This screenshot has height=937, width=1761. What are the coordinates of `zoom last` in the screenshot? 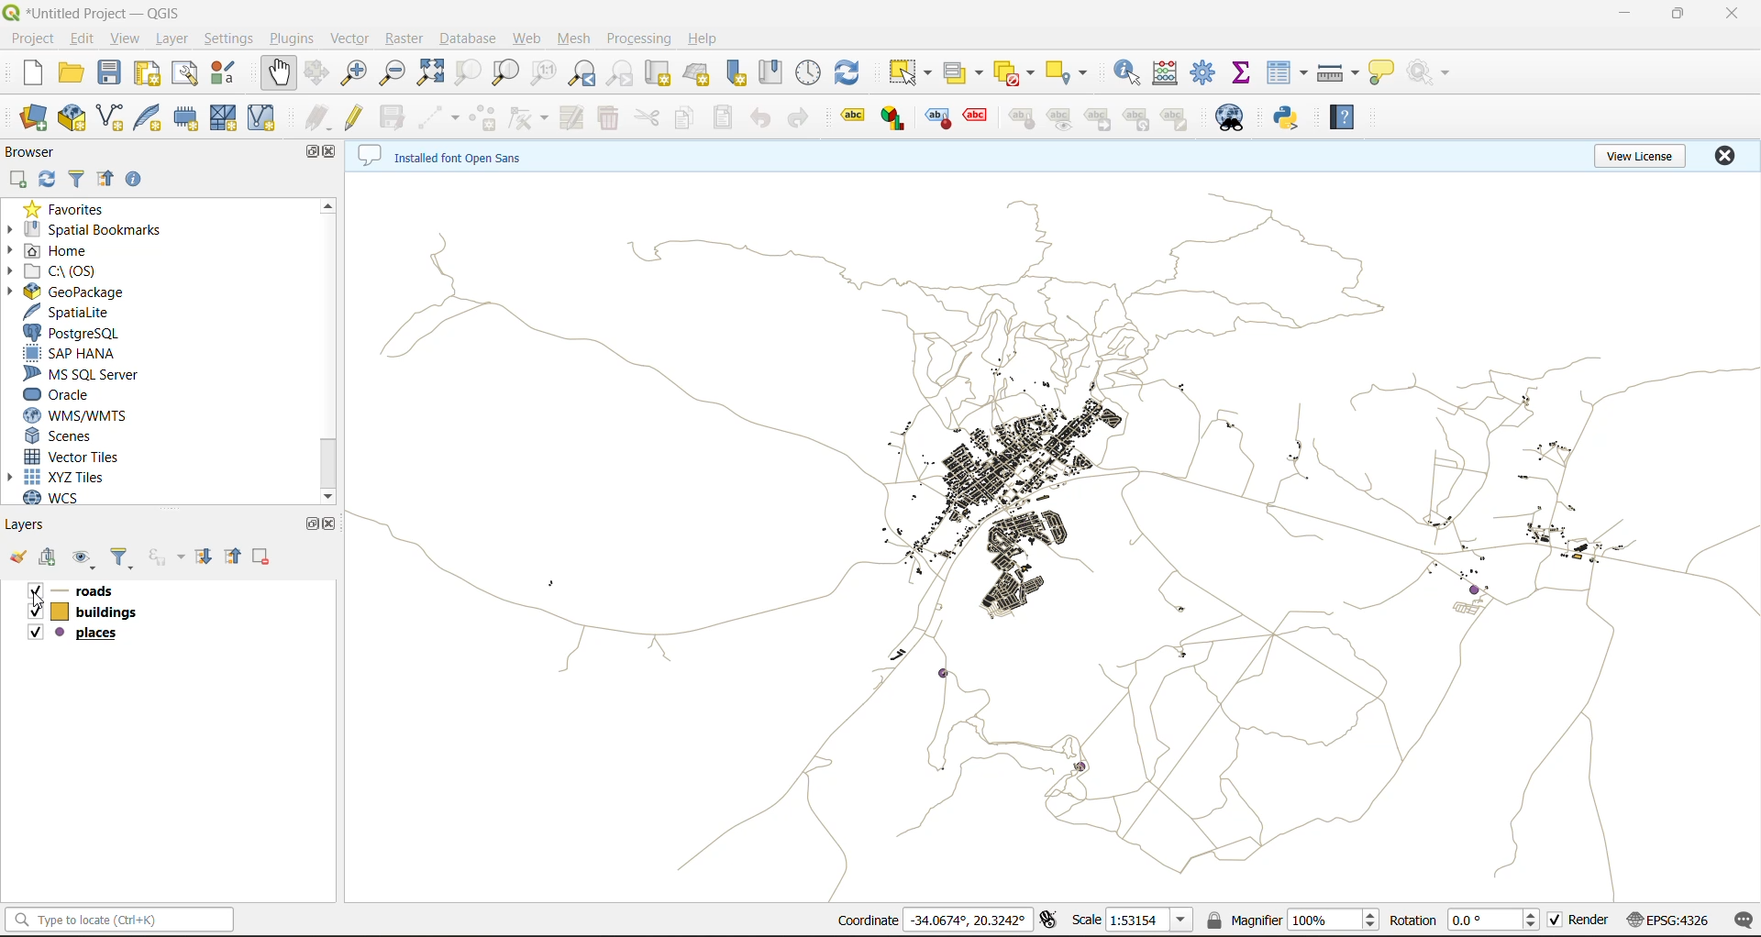 It's located at (584, 73).